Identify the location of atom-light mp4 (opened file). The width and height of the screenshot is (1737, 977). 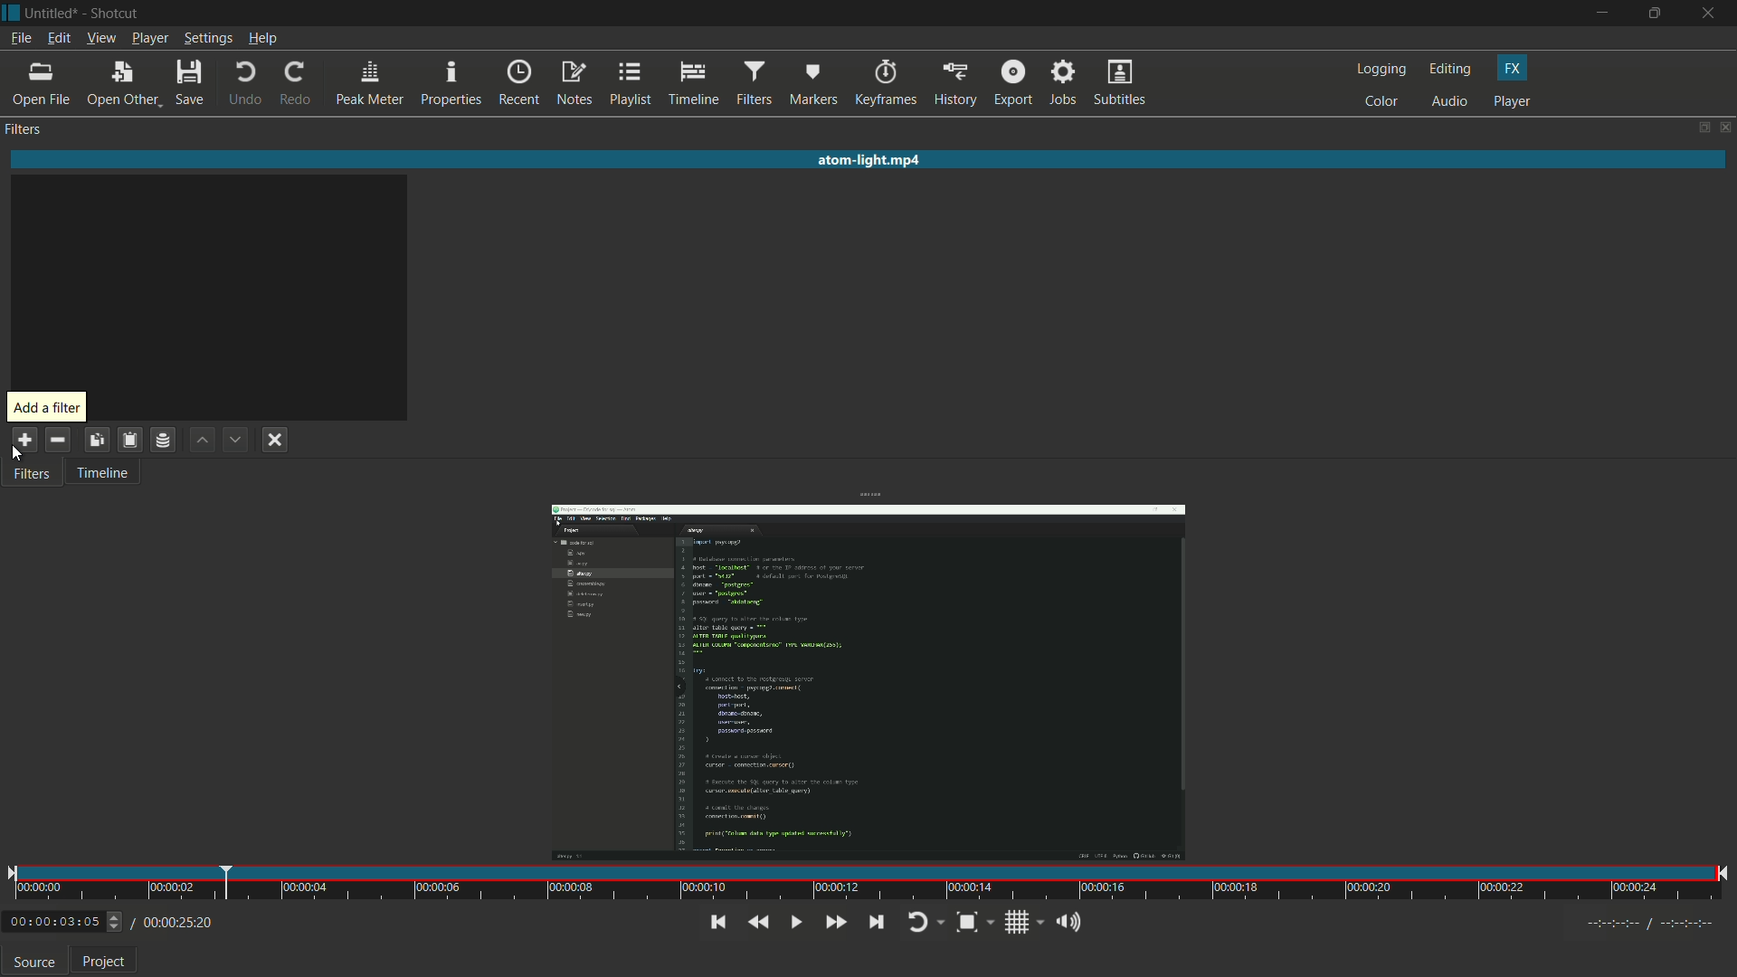
(874, 157).